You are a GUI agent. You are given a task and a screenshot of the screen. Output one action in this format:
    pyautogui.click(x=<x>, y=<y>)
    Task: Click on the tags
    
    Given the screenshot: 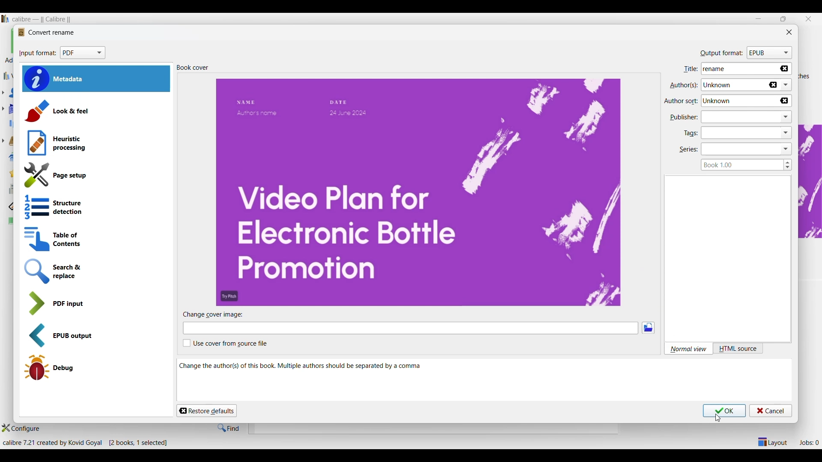 What is the action you would take?
    pyautogui.click(x=688, y=134)
    